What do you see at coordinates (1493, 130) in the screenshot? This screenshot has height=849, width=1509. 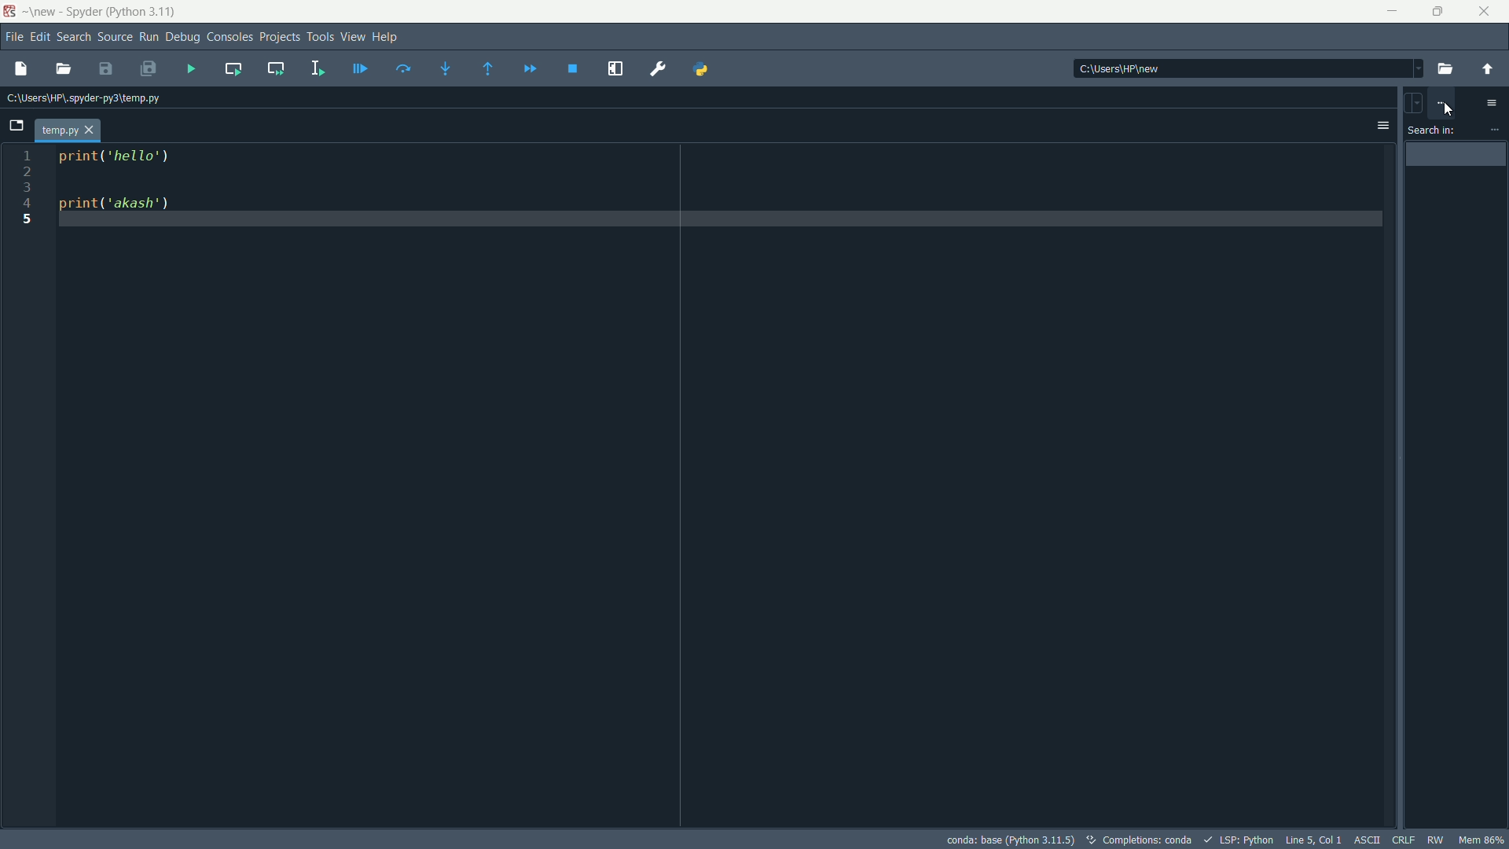 I see `settings` at bounding box center [1493, 130].